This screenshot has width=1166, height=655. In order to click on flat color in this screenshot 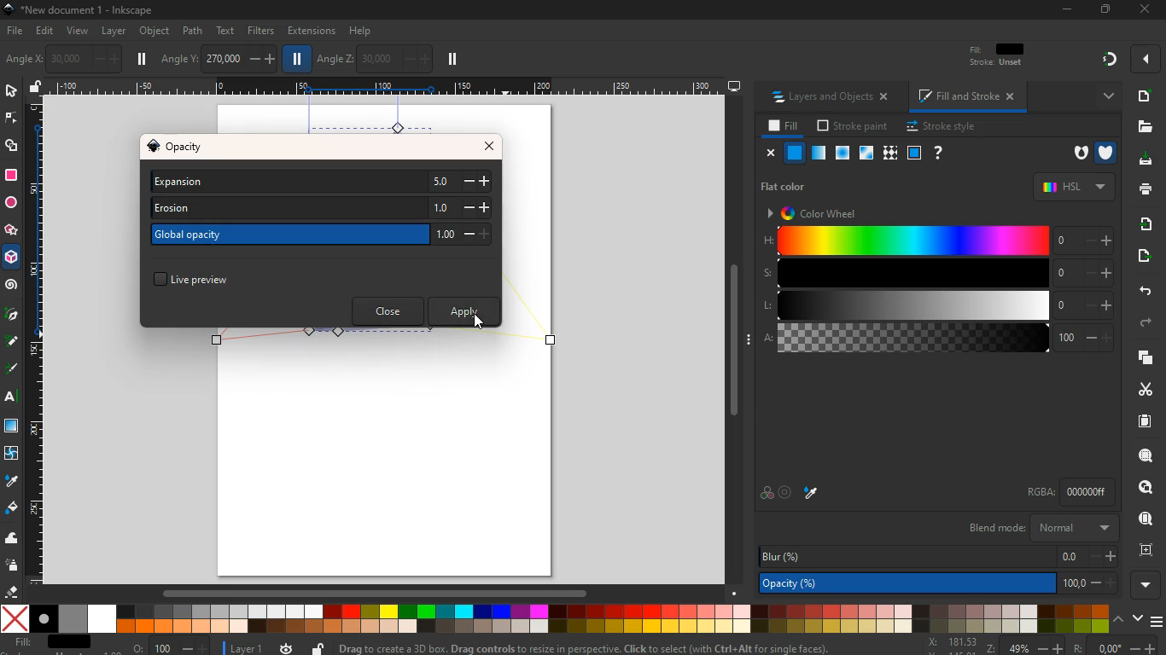, I will do `click(789, 186)`.